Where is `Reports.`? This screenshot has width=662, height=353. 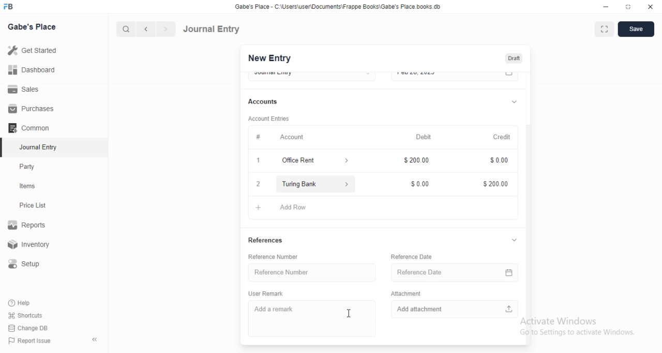
Reports. is located at coordinates (28, 227).